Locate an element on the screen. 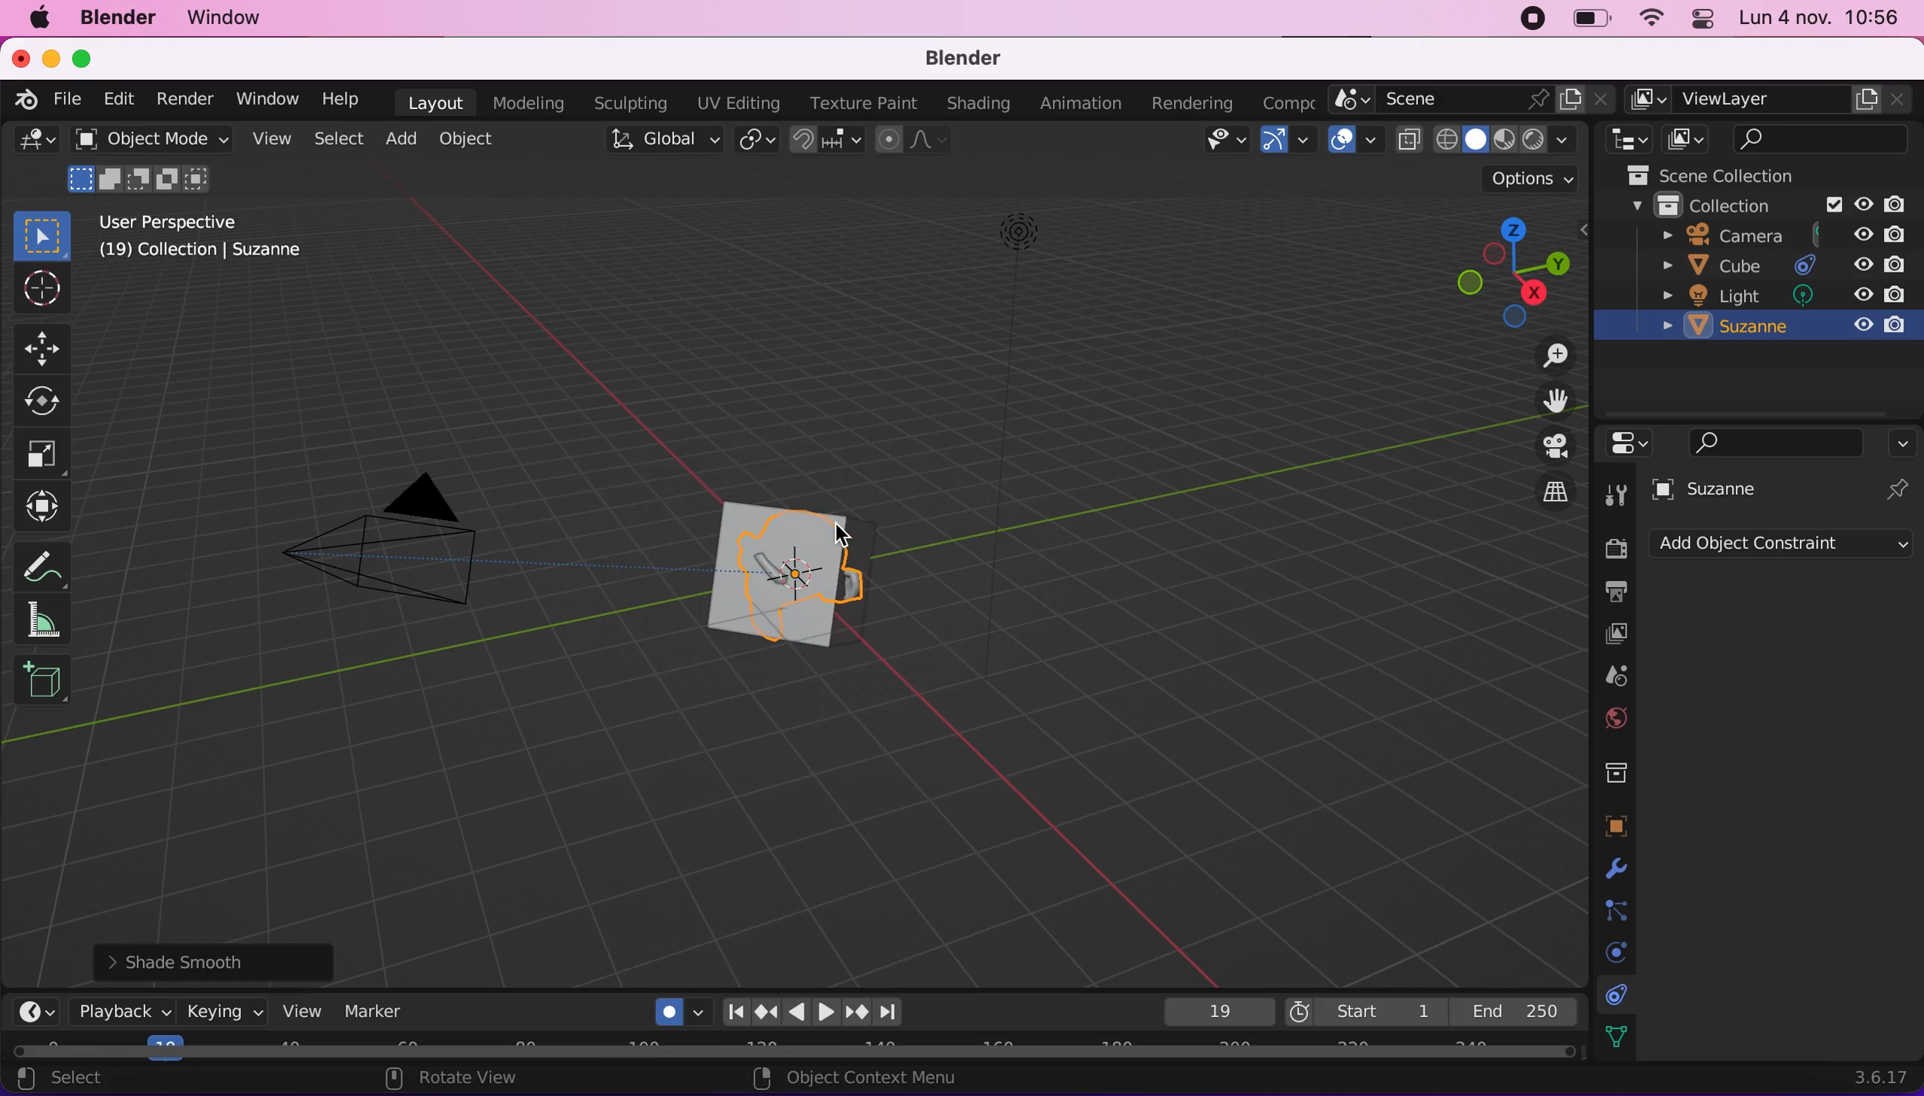  world is located at coordinates (1616, 717).